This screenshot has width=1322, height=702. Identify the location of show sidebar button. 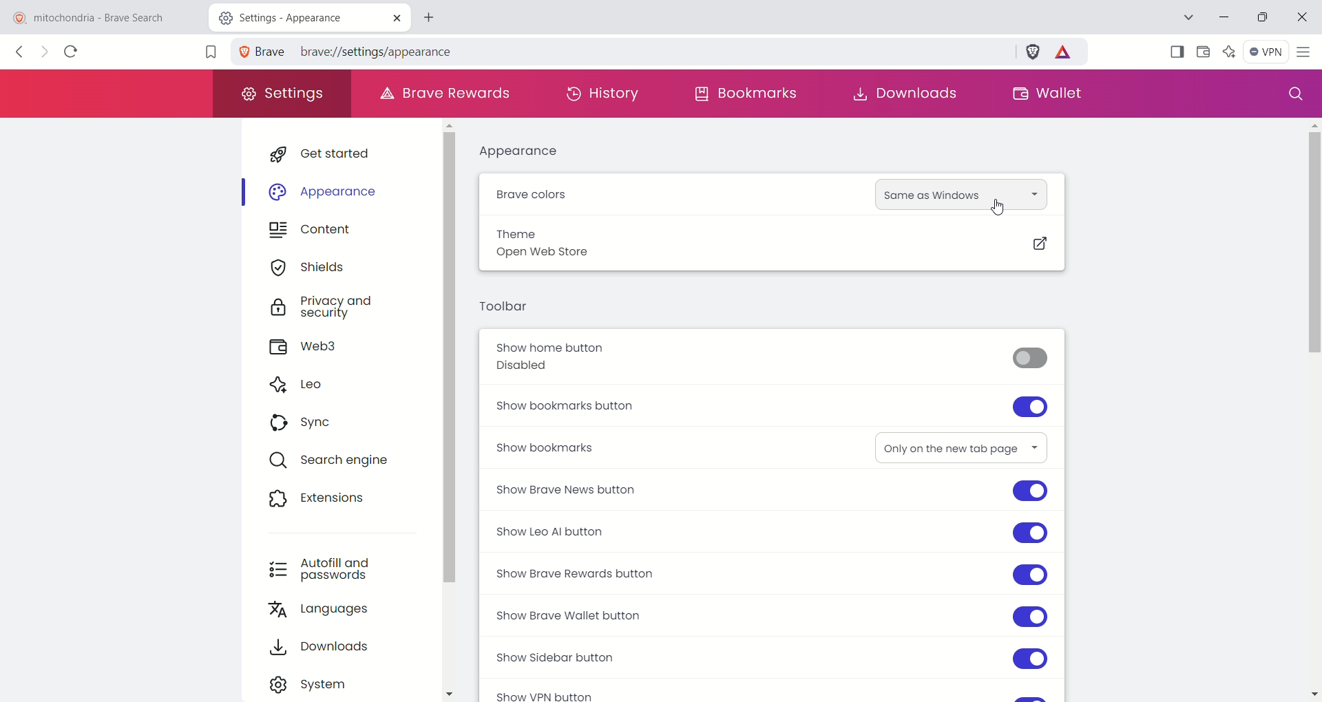
(768, 658).